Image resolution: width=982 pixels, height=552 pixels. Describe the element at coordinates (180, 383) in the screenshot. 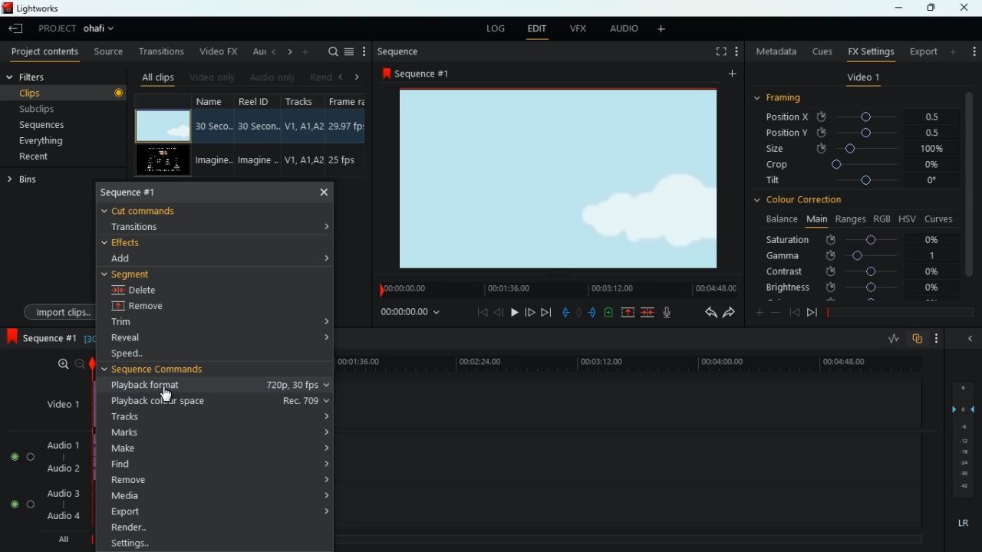

I see `playback format` at that location.